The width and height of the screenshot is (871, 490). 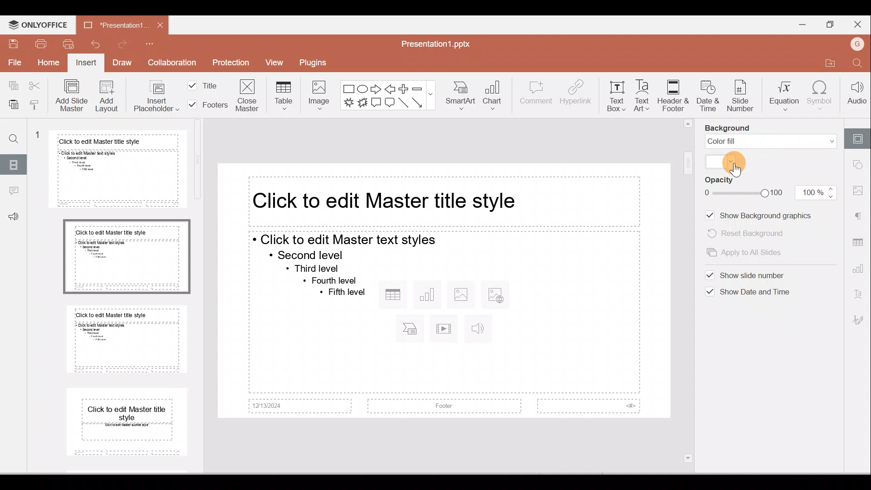 I want to click on Text Art settings, so click(x=860, y=295).